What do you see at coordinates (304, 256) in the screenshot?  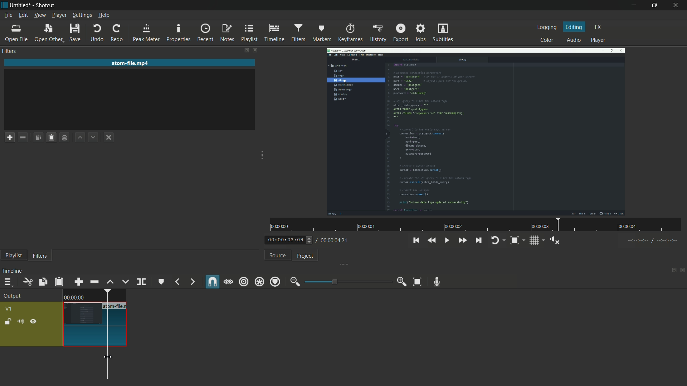 I see `project` at bounding box center [304, 256].